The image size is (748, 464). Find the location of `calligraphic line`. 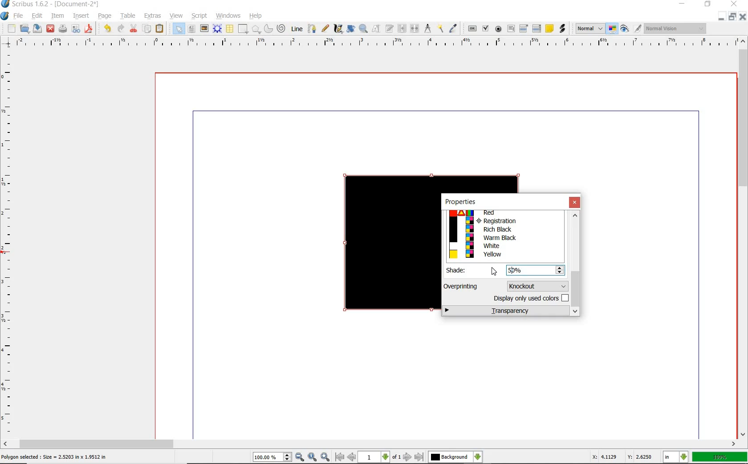

calligraphic line is located at coordinates (338, 29).